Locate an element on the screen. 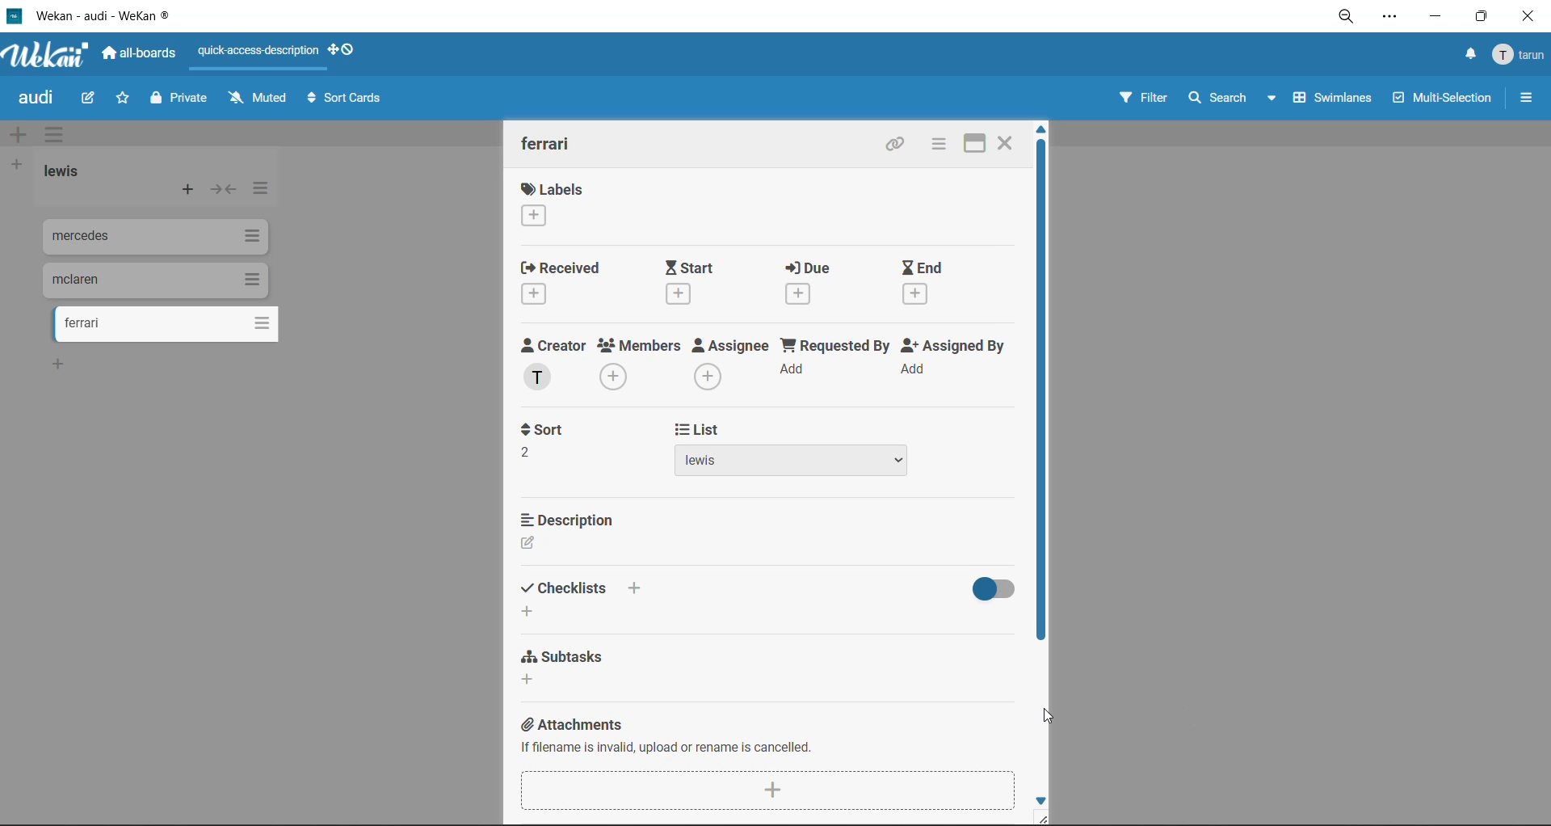  zoom is located at coordinates (1348, 16).